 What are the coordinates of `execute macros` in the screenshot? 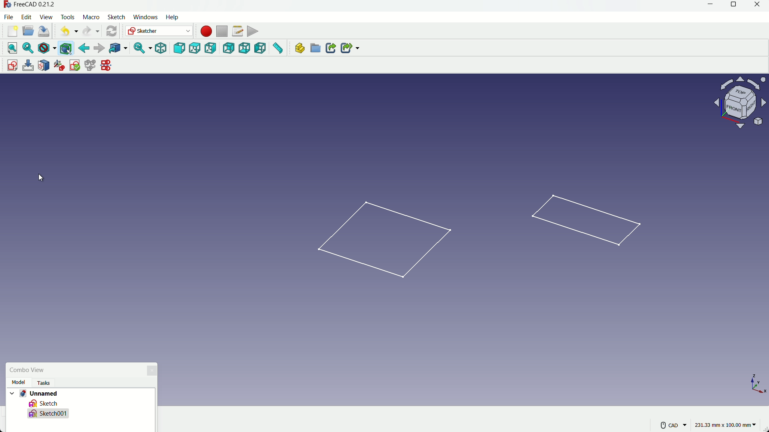 It's located at (253, 31).